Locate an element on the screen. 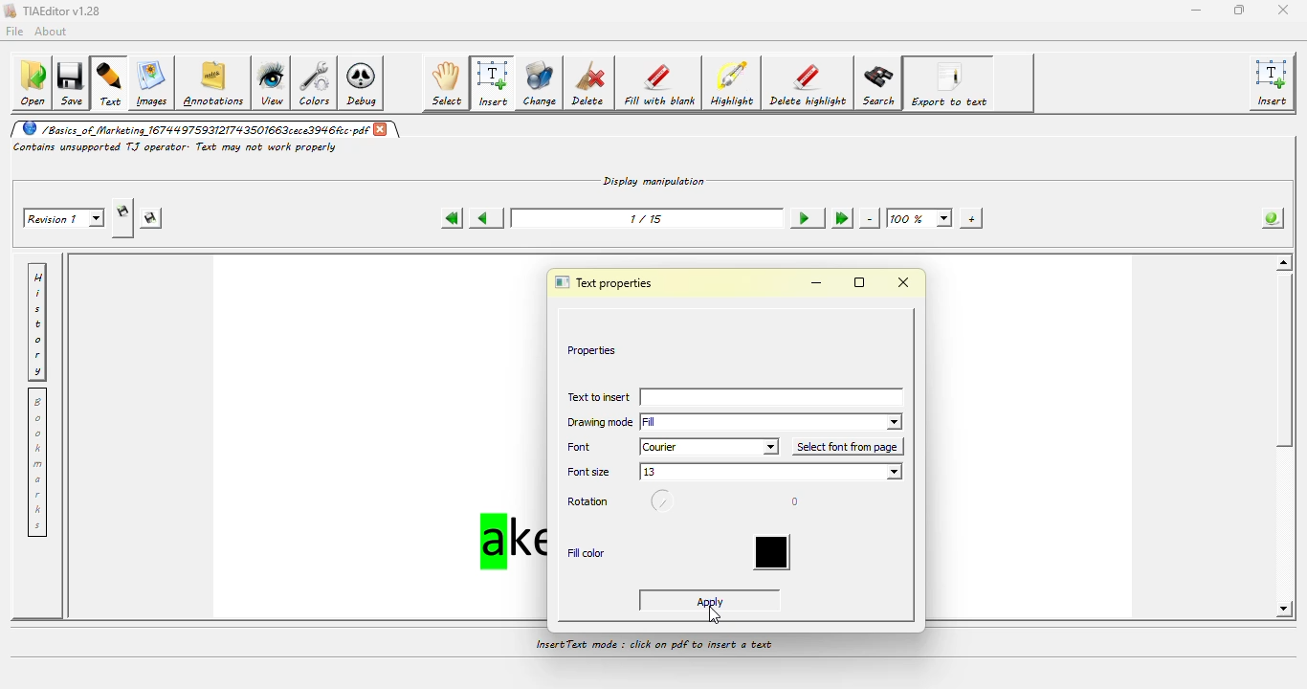 Image resolution: width=1307 pixels, height=689 pixels. Select font from page is located at coordinates (848, 447).